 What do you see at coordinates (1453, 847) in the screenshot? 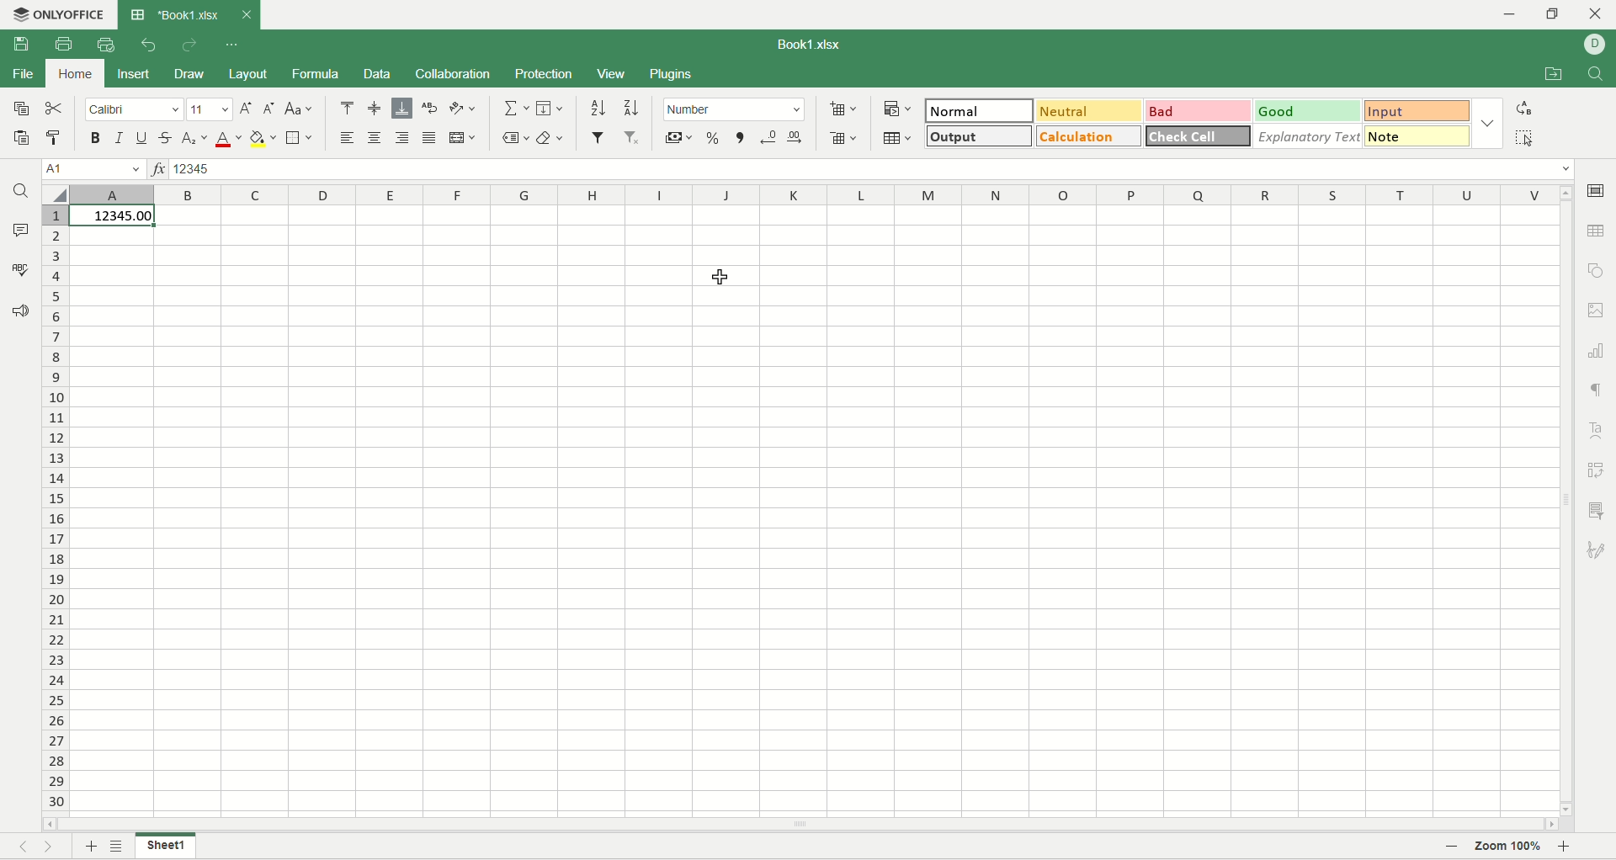
I see `zoom out` at bounding box center [1453, 847].